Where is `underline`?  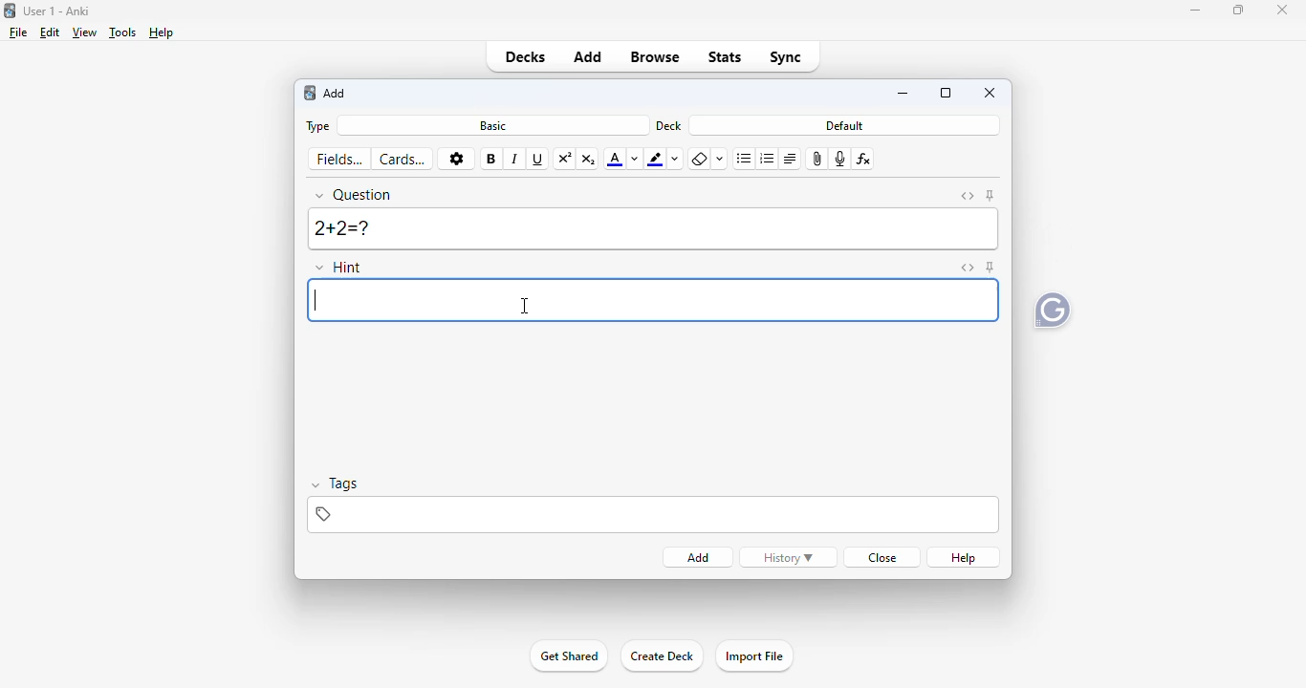 underline is located at coordinates (538, 160).